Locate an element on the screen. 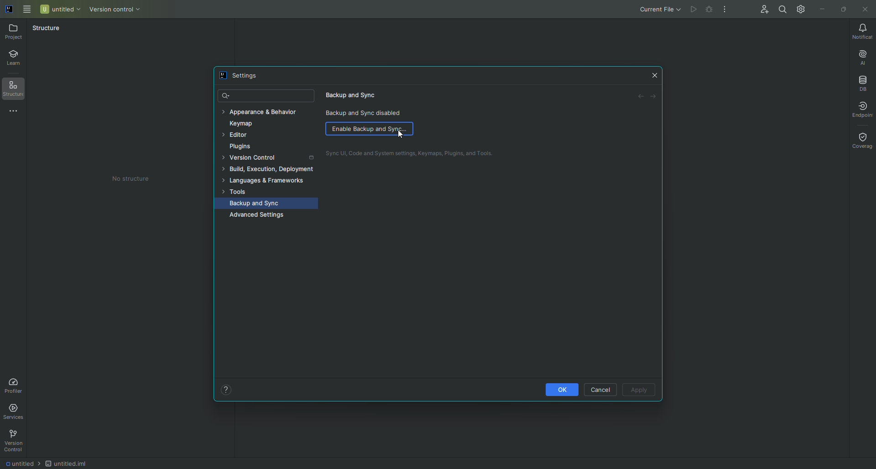 This screenshot has width=876, height=469. Notifications is located at coordinates (859, 31).